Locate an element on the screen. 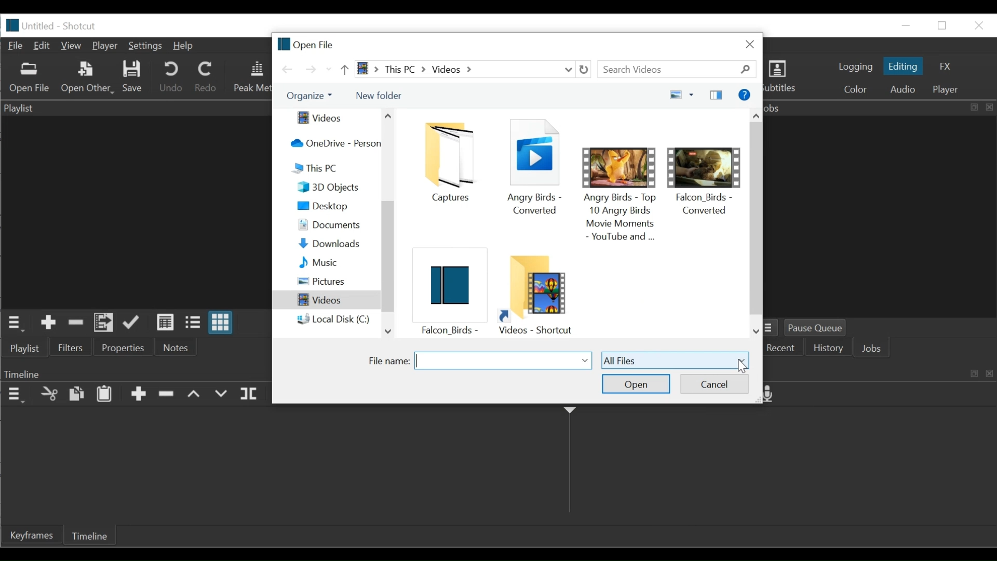 This screenshot has height=561, width=997. Edit is located at coordinates (44, 46).